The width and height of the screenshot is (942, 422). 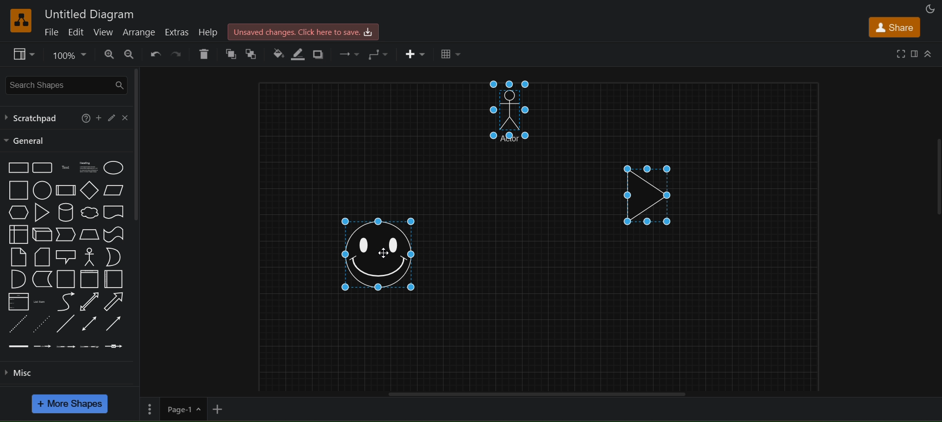 What do you see at coordinates (16, 234) in the screenshot?
I see `internal storage` at bounding box center [16, 234].